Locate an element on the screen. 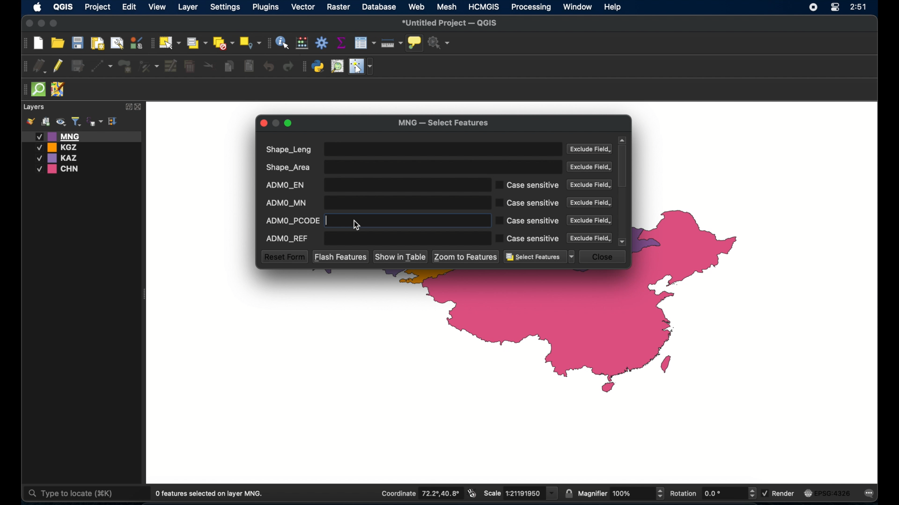  toggle editing is located at coordinates (59, 66).